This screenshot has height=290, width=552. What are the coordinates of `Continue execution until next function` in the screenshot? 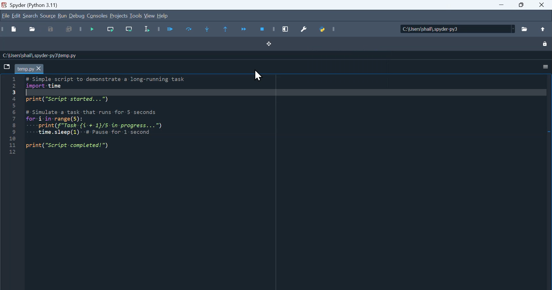 It's located at (245, 29).